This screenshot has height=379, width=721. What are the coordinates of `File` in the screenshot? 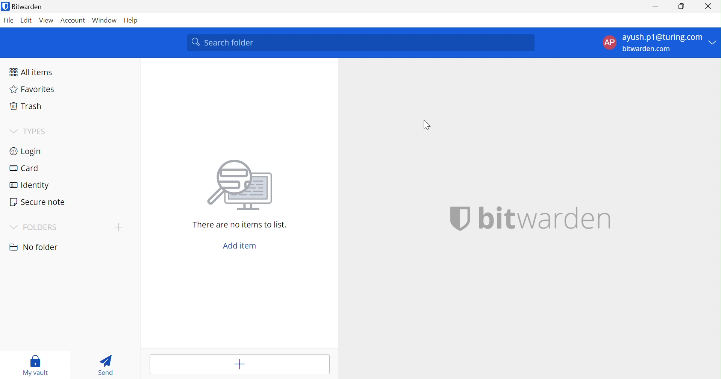 It's located at (8, 21).